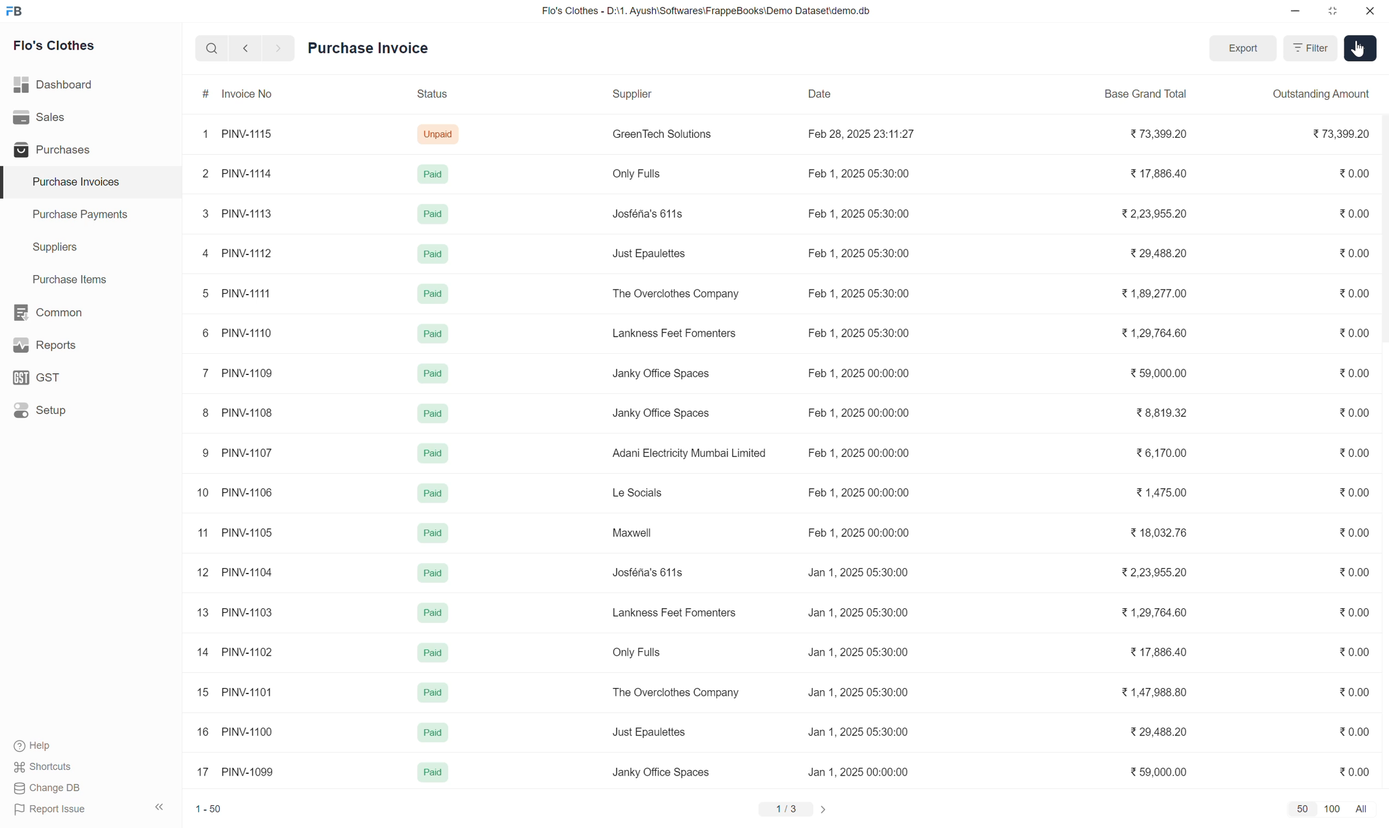  Describe the element at coordinates (158, 805) in the screenshot. I see `hide` at that location.